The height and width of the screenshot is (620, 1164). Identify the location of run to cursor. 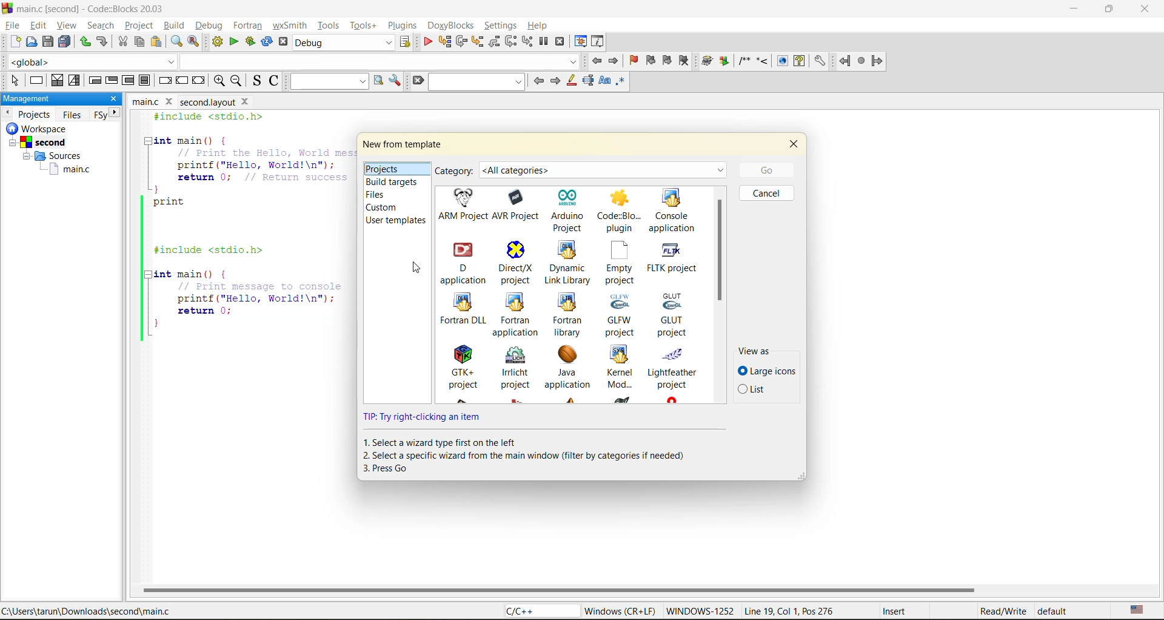
(443, 41).